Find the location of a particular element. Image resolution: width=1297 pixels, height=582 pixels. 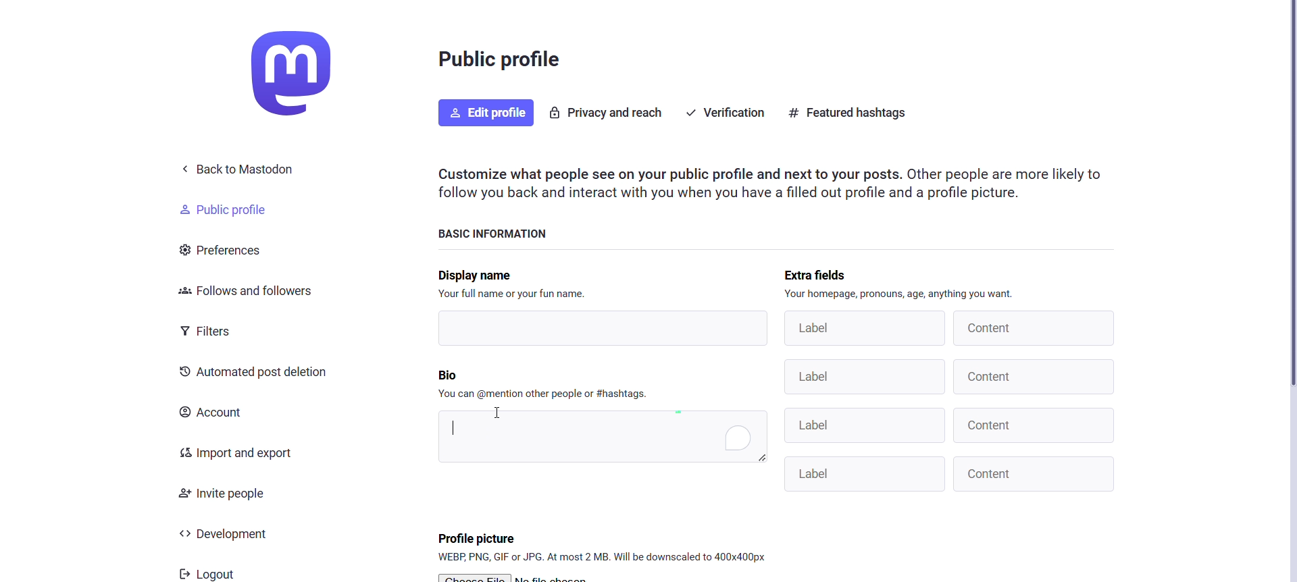

text box is located at coordinates (595, 329).